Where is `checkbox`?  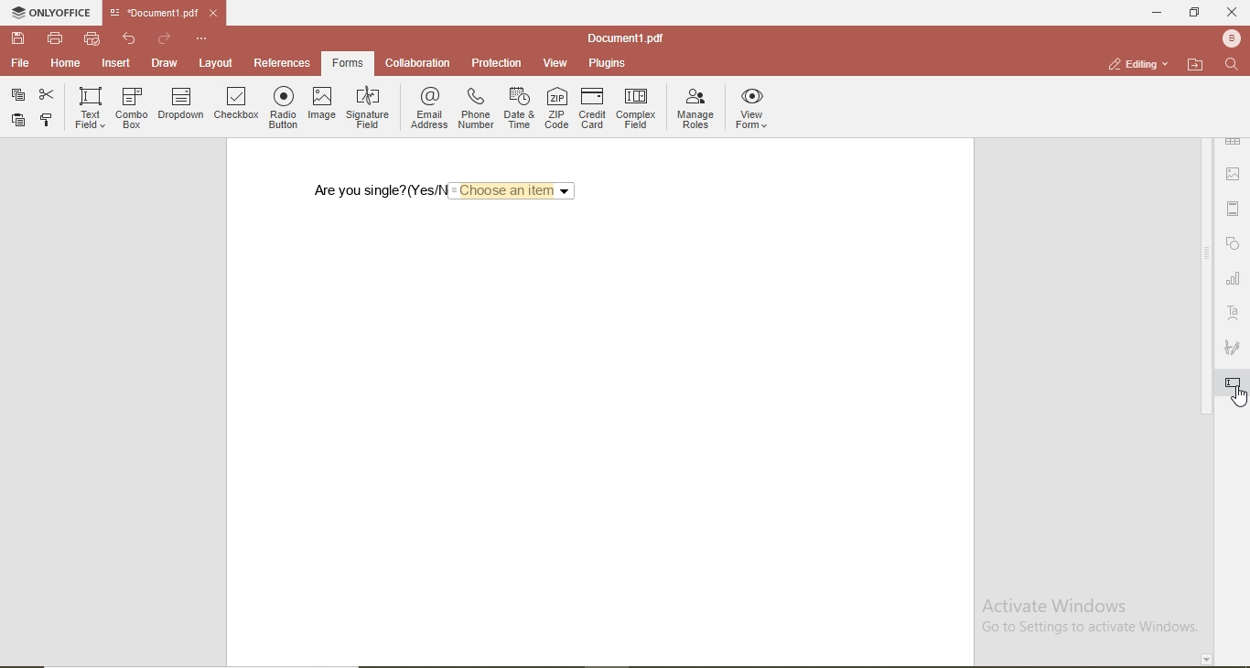
checkbox is located at coordinates (235, 105).